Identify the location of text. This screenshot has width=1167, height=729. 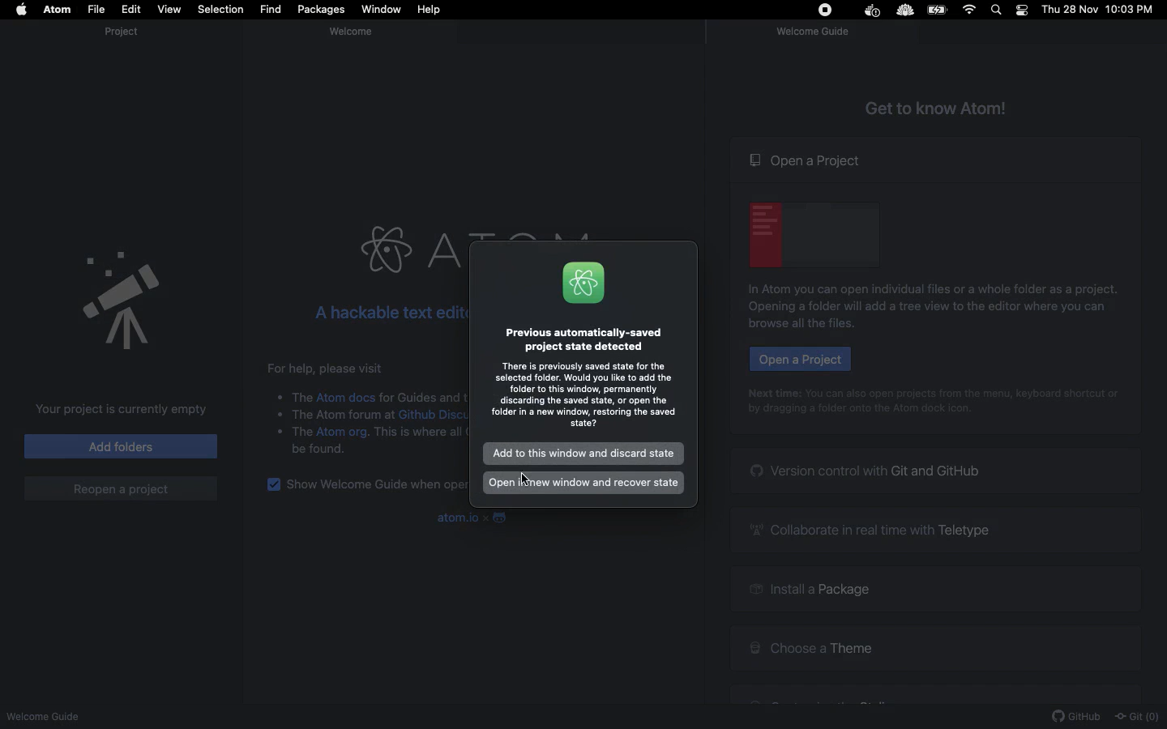
(344, 417).